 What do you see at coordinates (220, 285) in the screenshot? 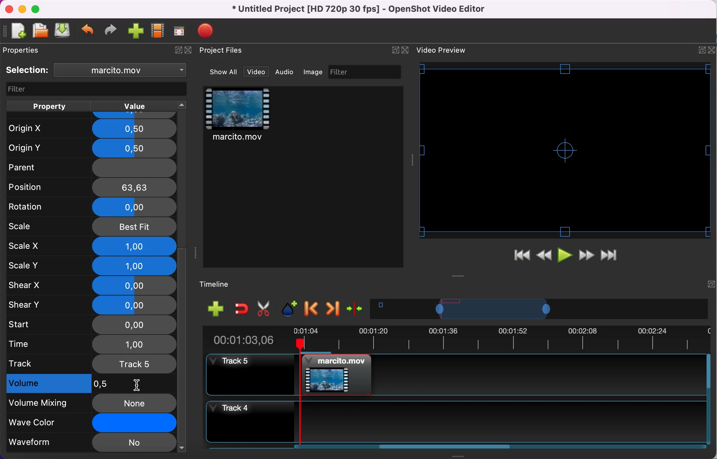
I see `timeline` at bounding box center [220, 285].